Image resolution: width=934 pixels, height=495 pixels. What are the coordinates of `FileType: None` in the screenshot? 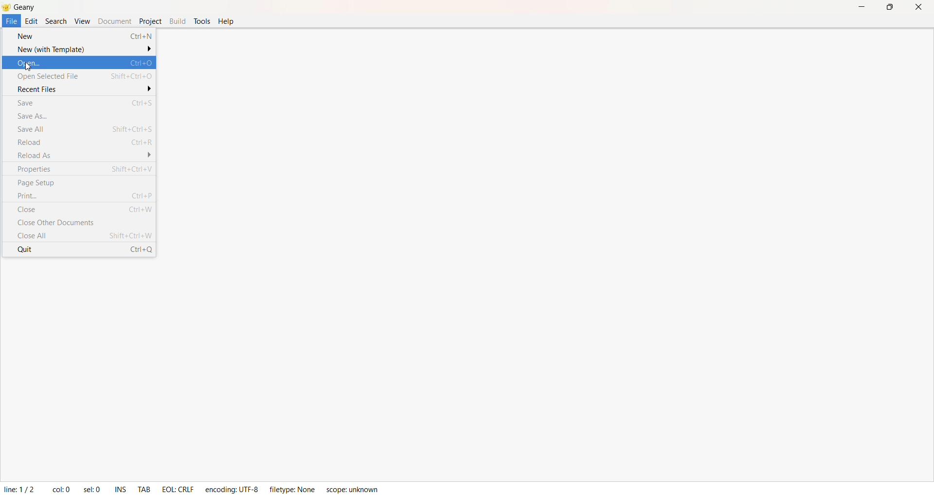 It's located at (292, 488).